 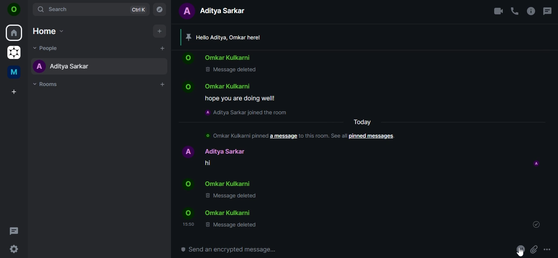 What do you see at coordinates (549, 250) in the screenshot?
I see `more options` at bounding box center [549, 250].